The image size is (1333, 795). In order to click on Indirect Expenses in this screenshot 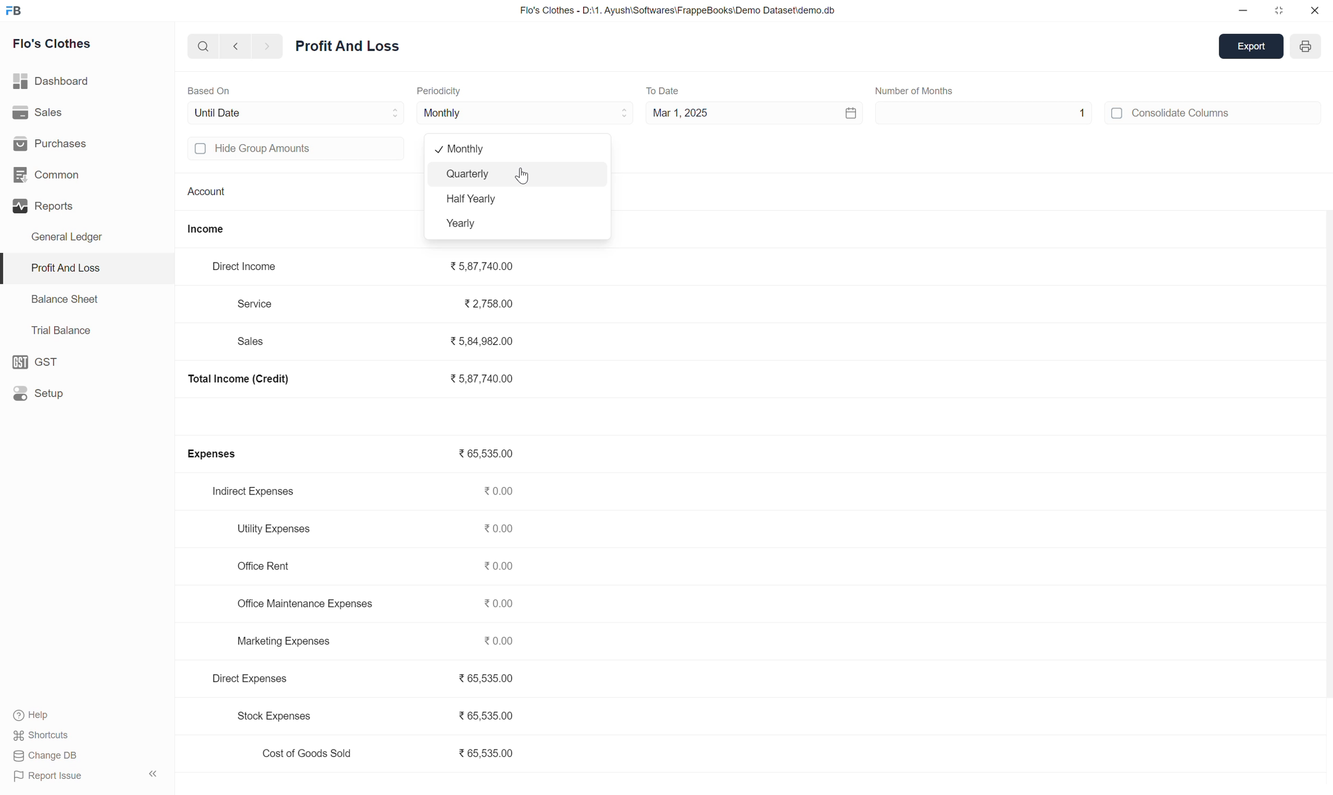, I will do `click(258, 490)`.